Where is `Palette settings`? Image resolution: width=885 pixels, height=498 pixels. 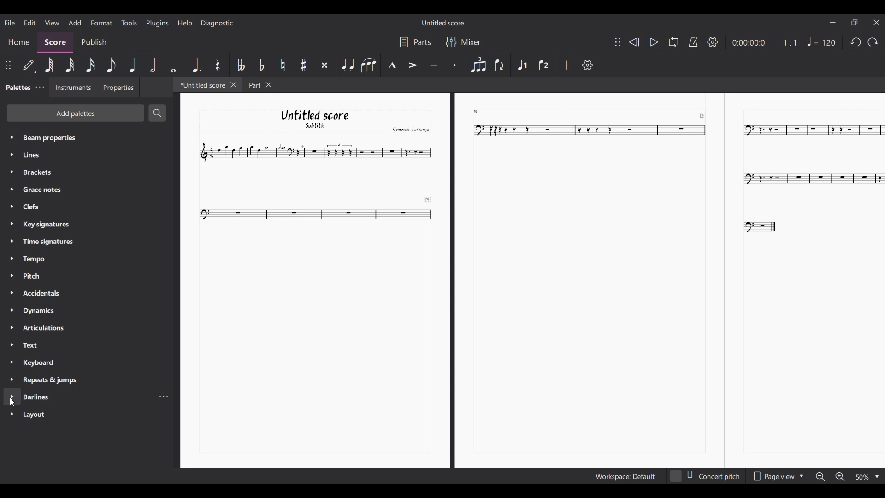 Palette settings is located at coordinates (53, 139).